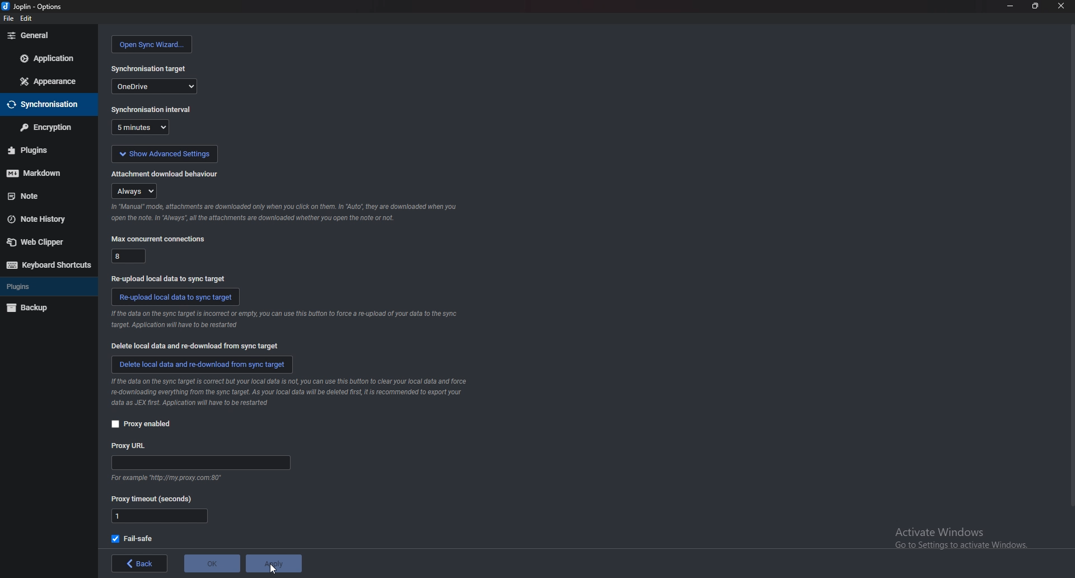  Describe the element at coordinates (160, 517) in the screenshot. I see `proxy timeout input` at that location.